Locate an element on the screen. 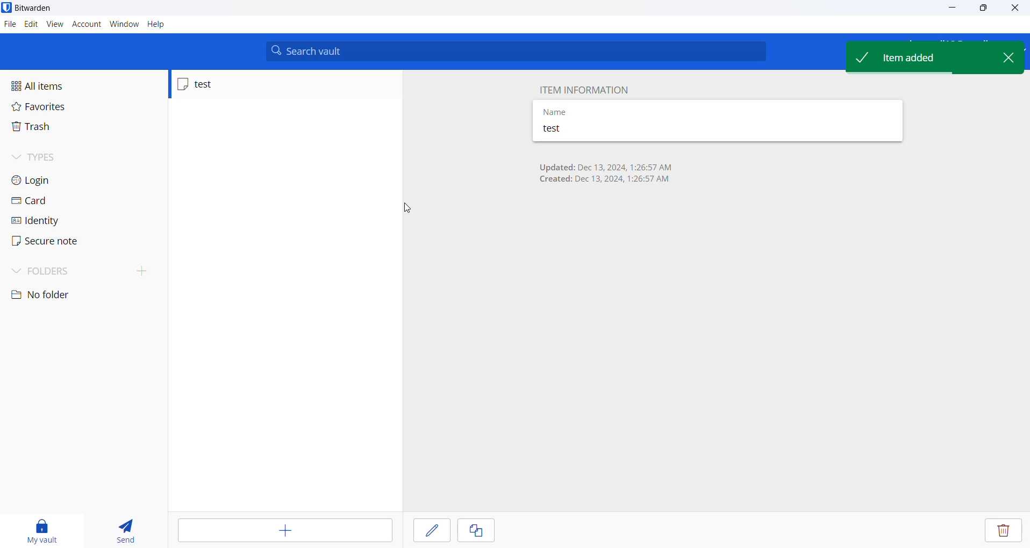  search bar is located at coordinates (516, 51).